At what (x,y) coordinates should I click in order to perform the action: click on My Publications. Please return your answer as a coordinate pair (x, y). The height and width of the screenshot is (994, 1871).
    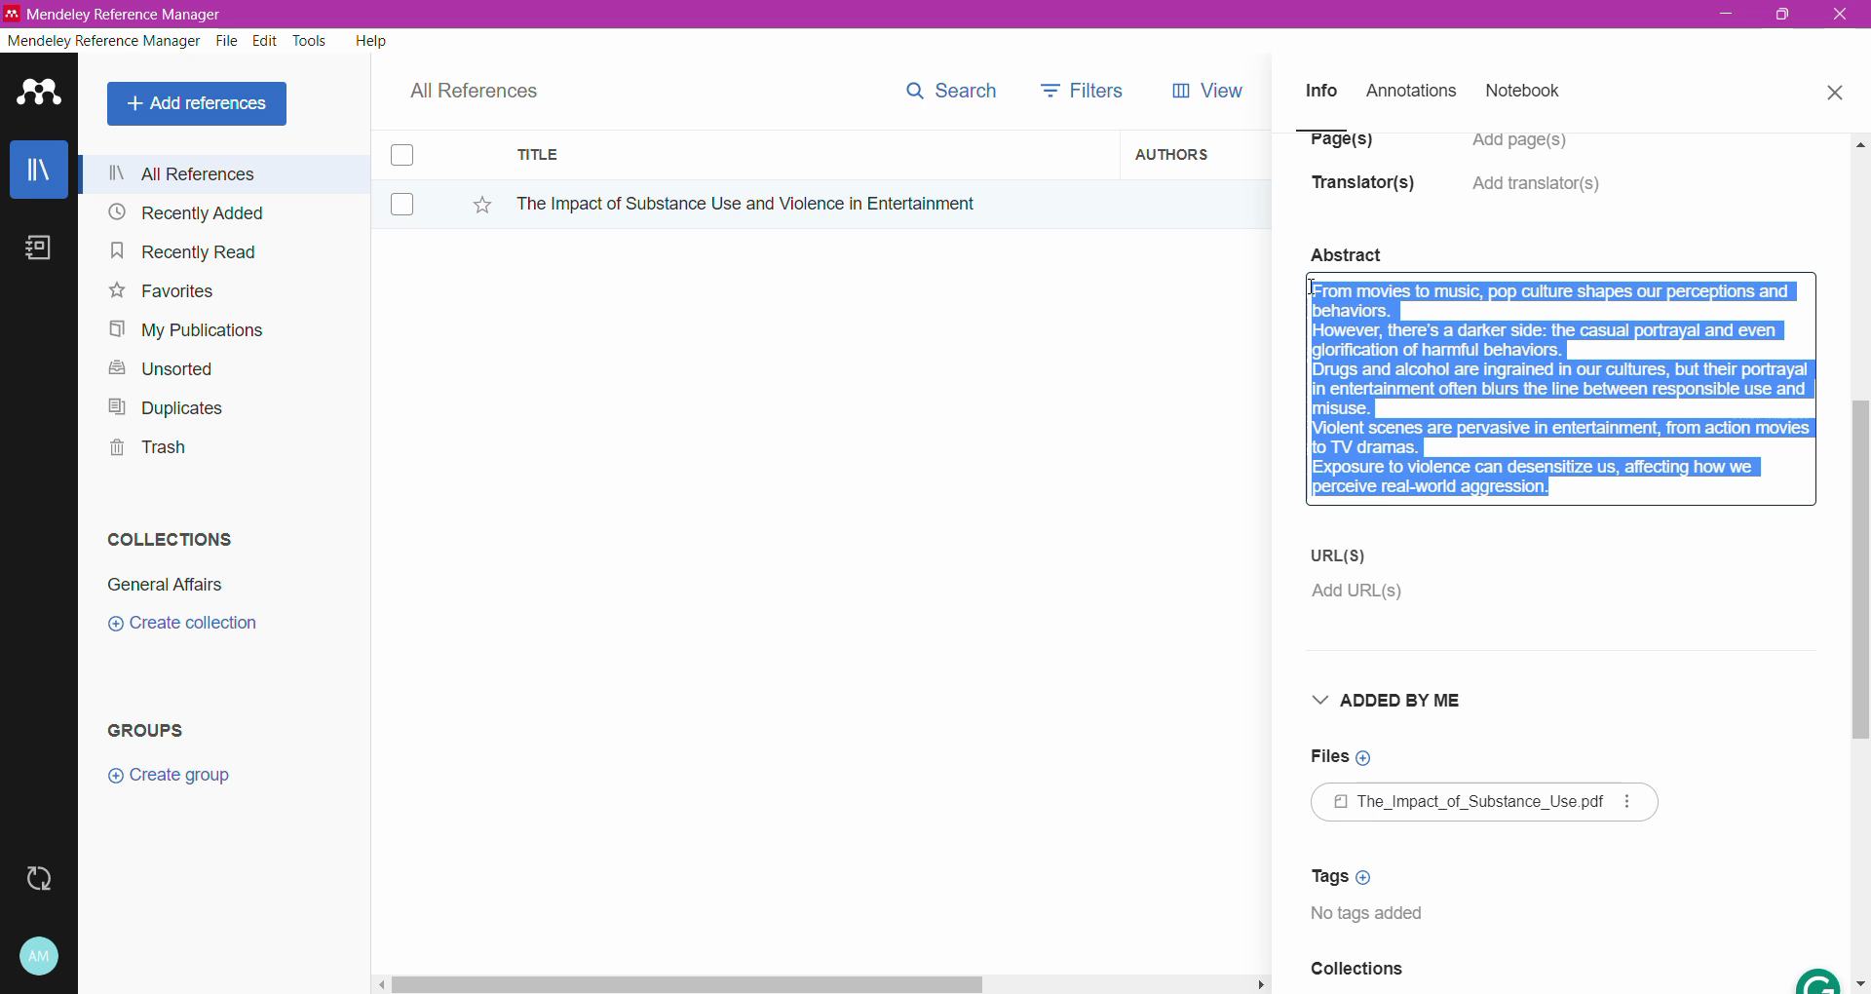
    Looking at the image, I should click on (184, 330).